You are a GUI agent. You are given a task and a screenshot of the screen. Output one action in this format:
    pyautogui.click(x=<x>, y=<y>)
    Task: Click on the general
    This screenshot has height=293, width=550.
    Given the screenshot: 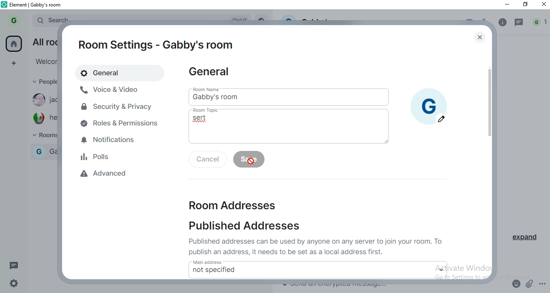 What is the action you would take?
    pyautogui.click(x=213, y=74)
    